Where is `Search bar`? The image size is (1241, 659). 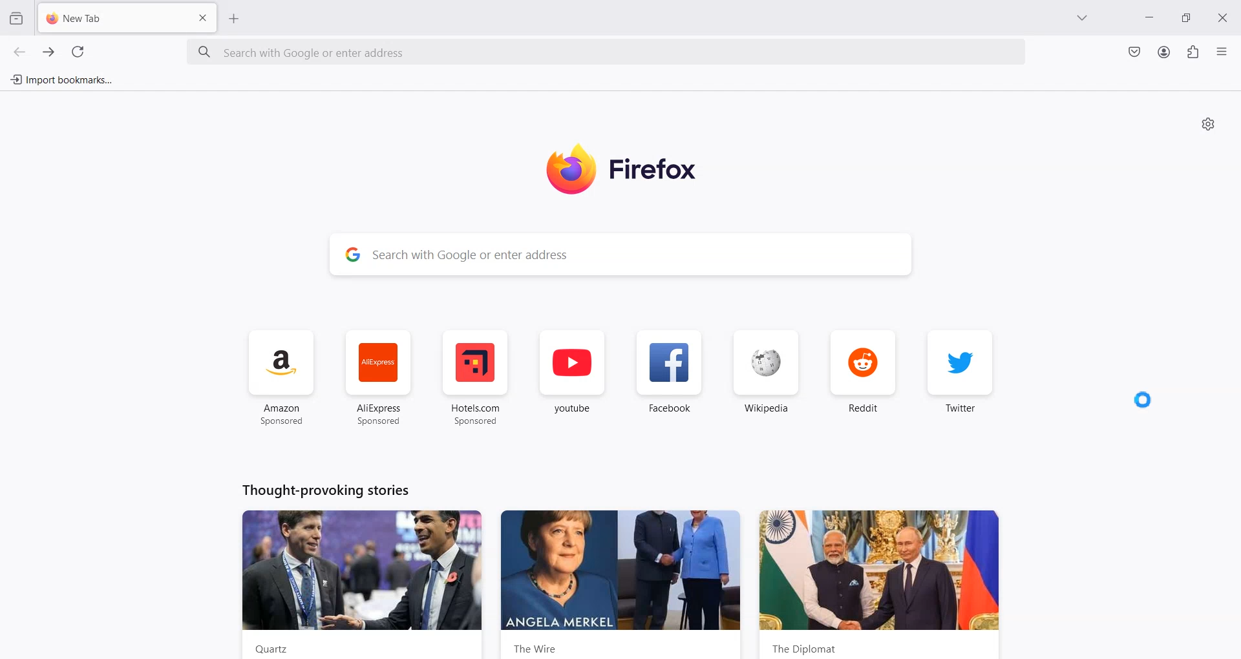
Search bar is located at coordinates (608, 53).